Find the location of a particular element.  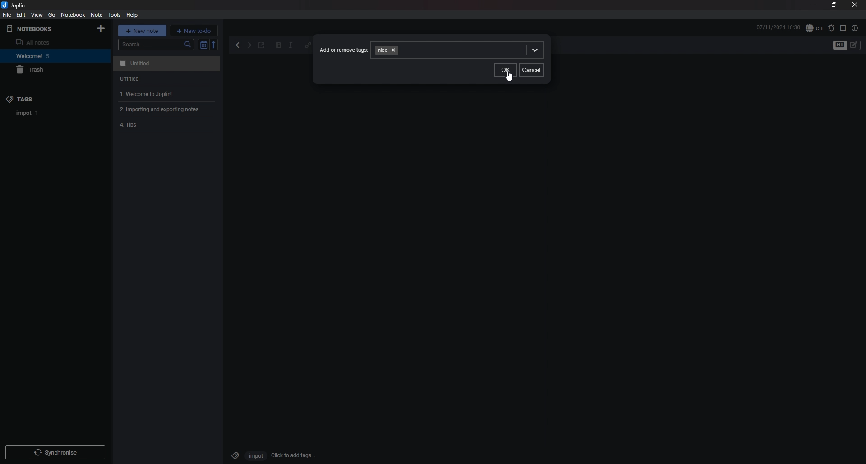

Ok is located at coordinates (505, 70).